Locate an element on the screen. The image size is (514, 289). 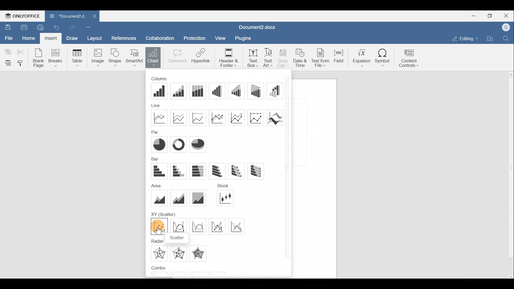
References is located at coordinates (124, 37).